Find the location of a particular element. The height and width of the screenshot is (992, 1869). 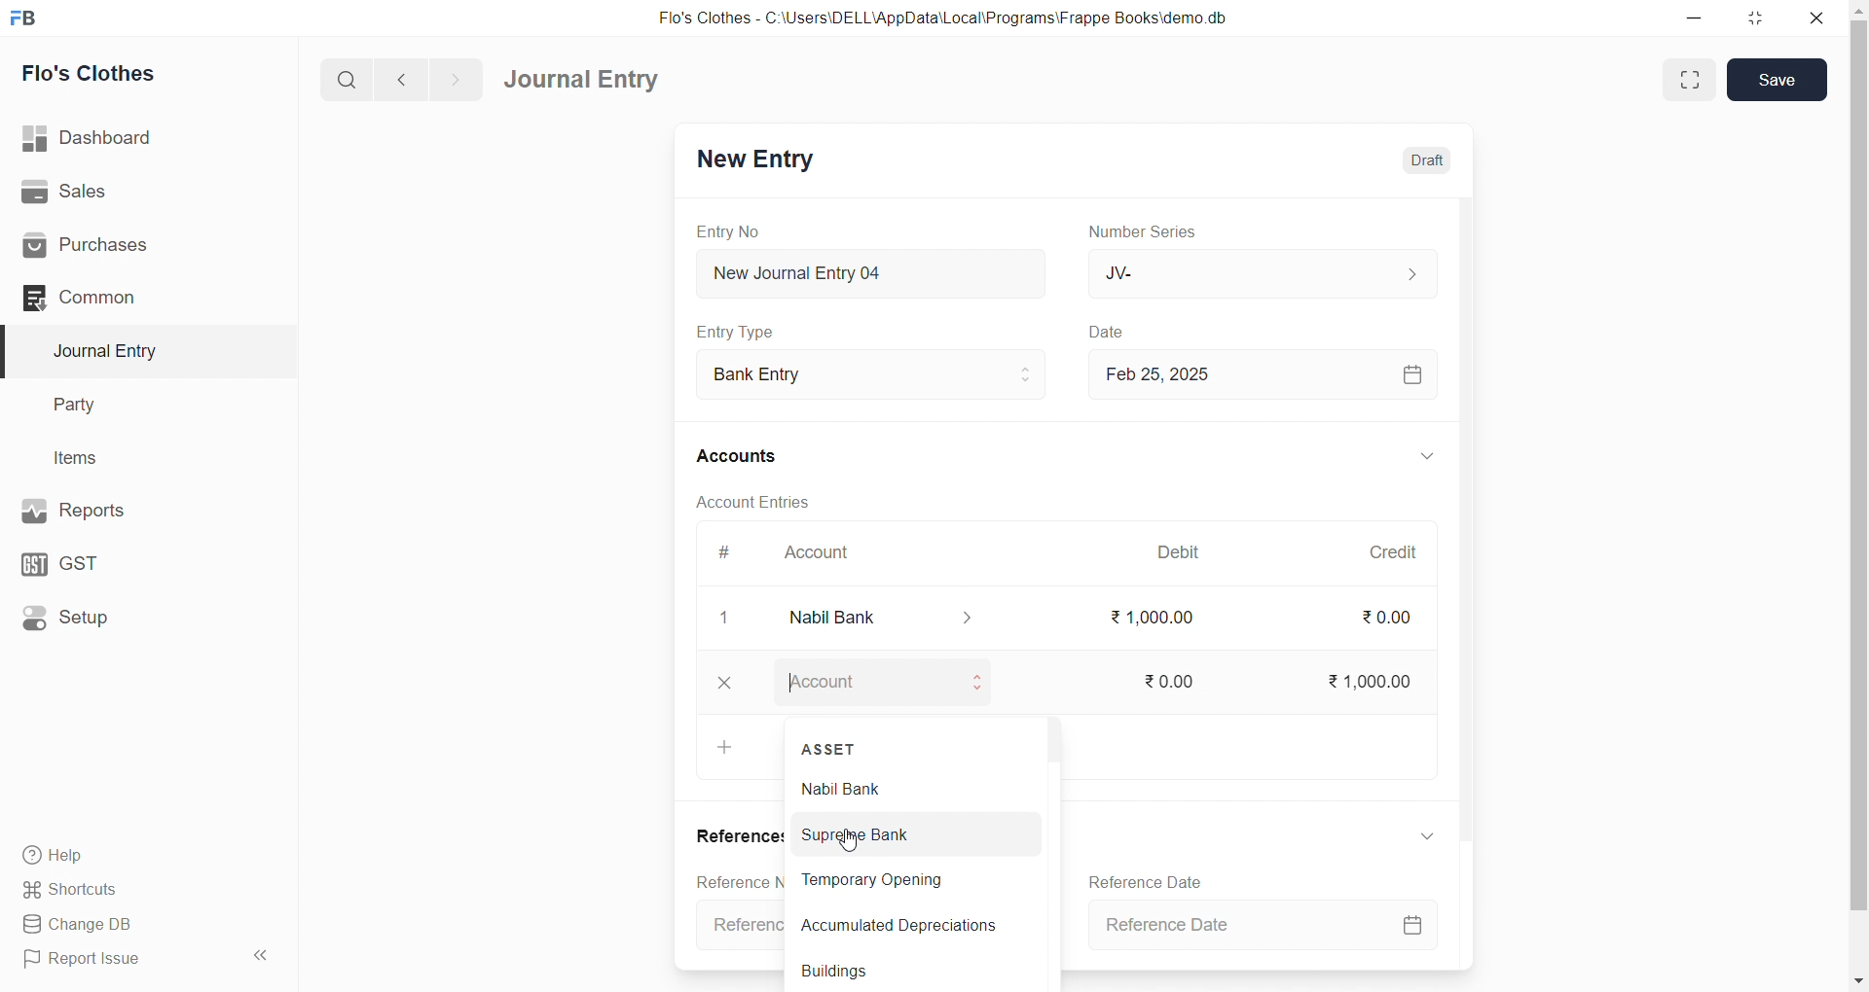

Feb 25, 2025 is located at coordinates (1269, 373).